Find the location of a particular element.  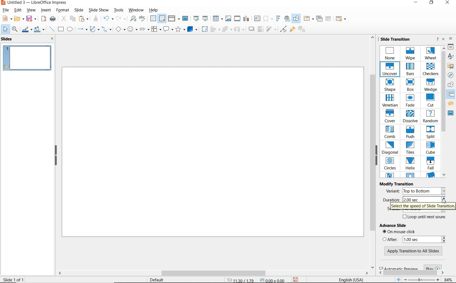

SHAPES is located at coordinates (451, 85).